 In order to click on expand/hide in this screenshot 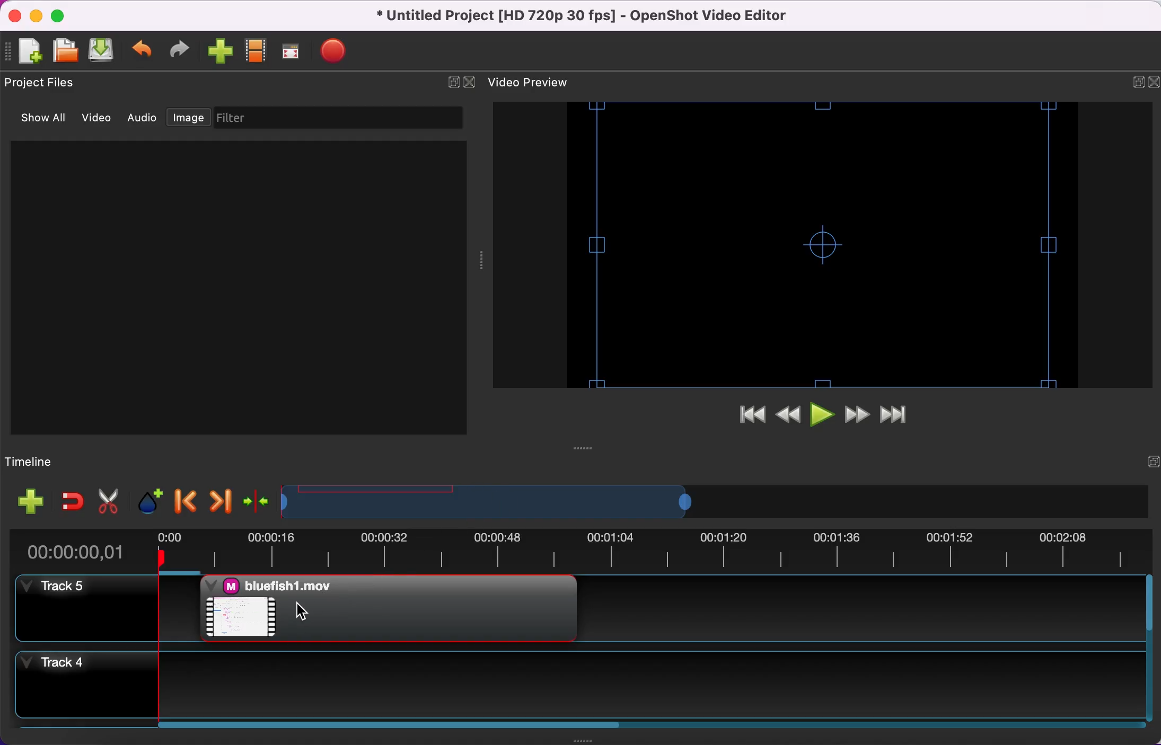, I will do `click(1145, 463)`.